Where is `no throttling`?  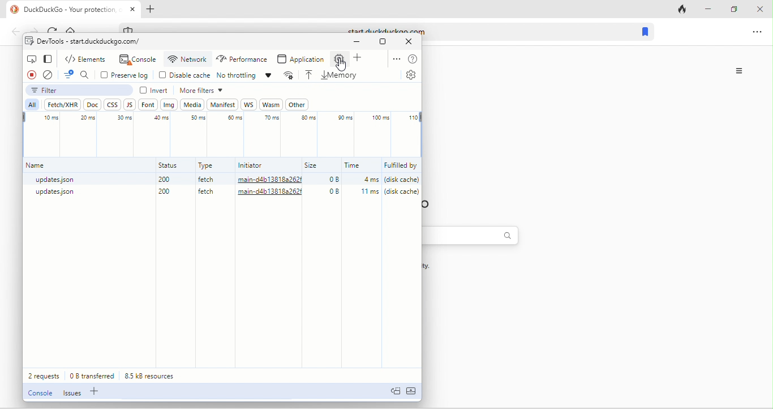 no throttling is located at coordinates (244, 76).